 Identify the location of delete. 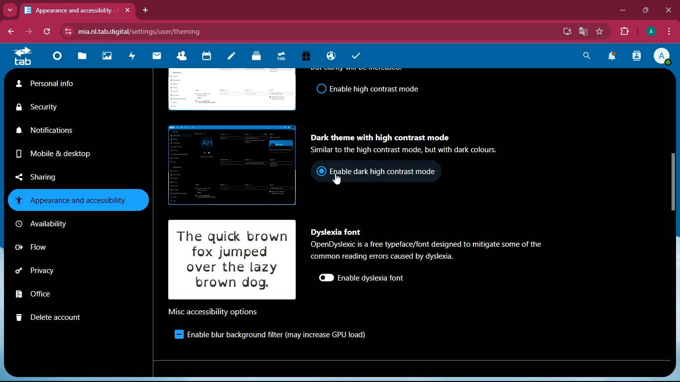
(58, 316).